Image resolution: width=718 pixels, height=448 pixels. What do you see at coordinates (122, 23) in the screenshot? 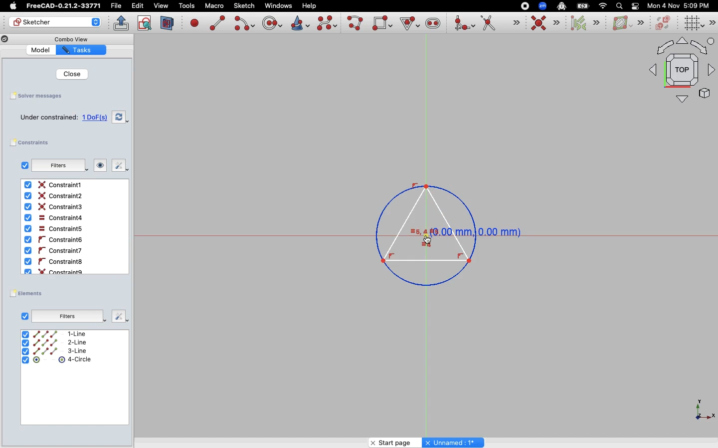
I see `Leave sketch` at bounding box center [122, 23].